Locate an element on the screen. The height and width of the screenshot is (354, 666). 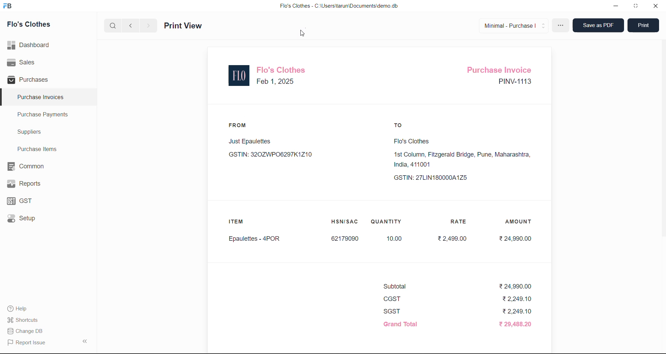
logo is located at coordinates (9, 7).